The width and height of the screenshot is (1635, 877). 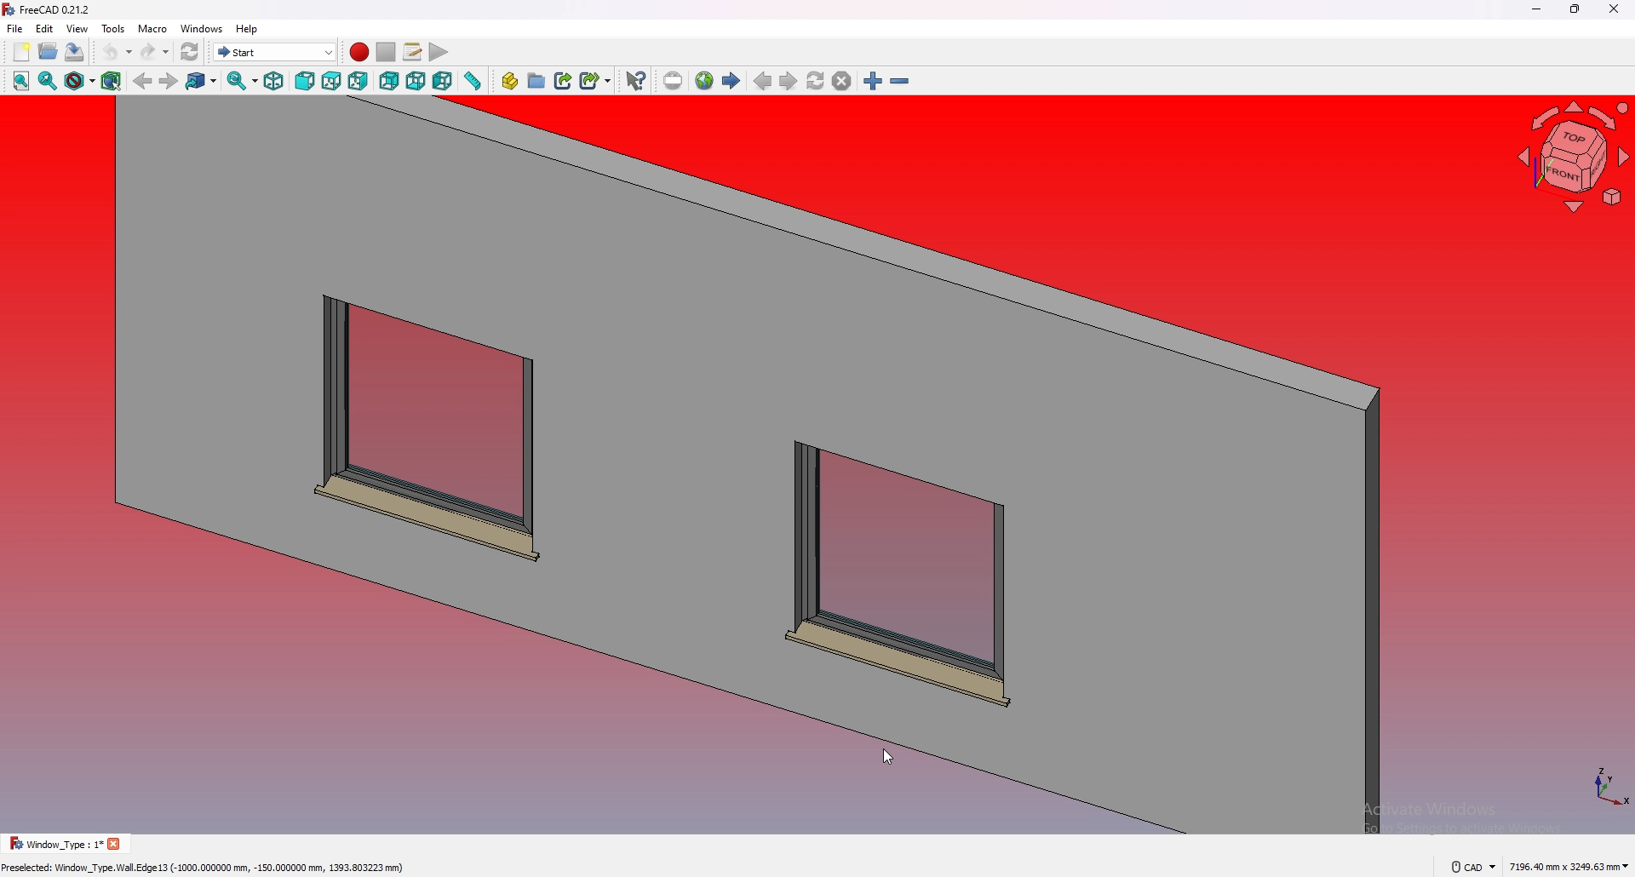 What do you see at coordinates (307, 82) in the screenshot?
I see `front` at bounding box center [307, 82].